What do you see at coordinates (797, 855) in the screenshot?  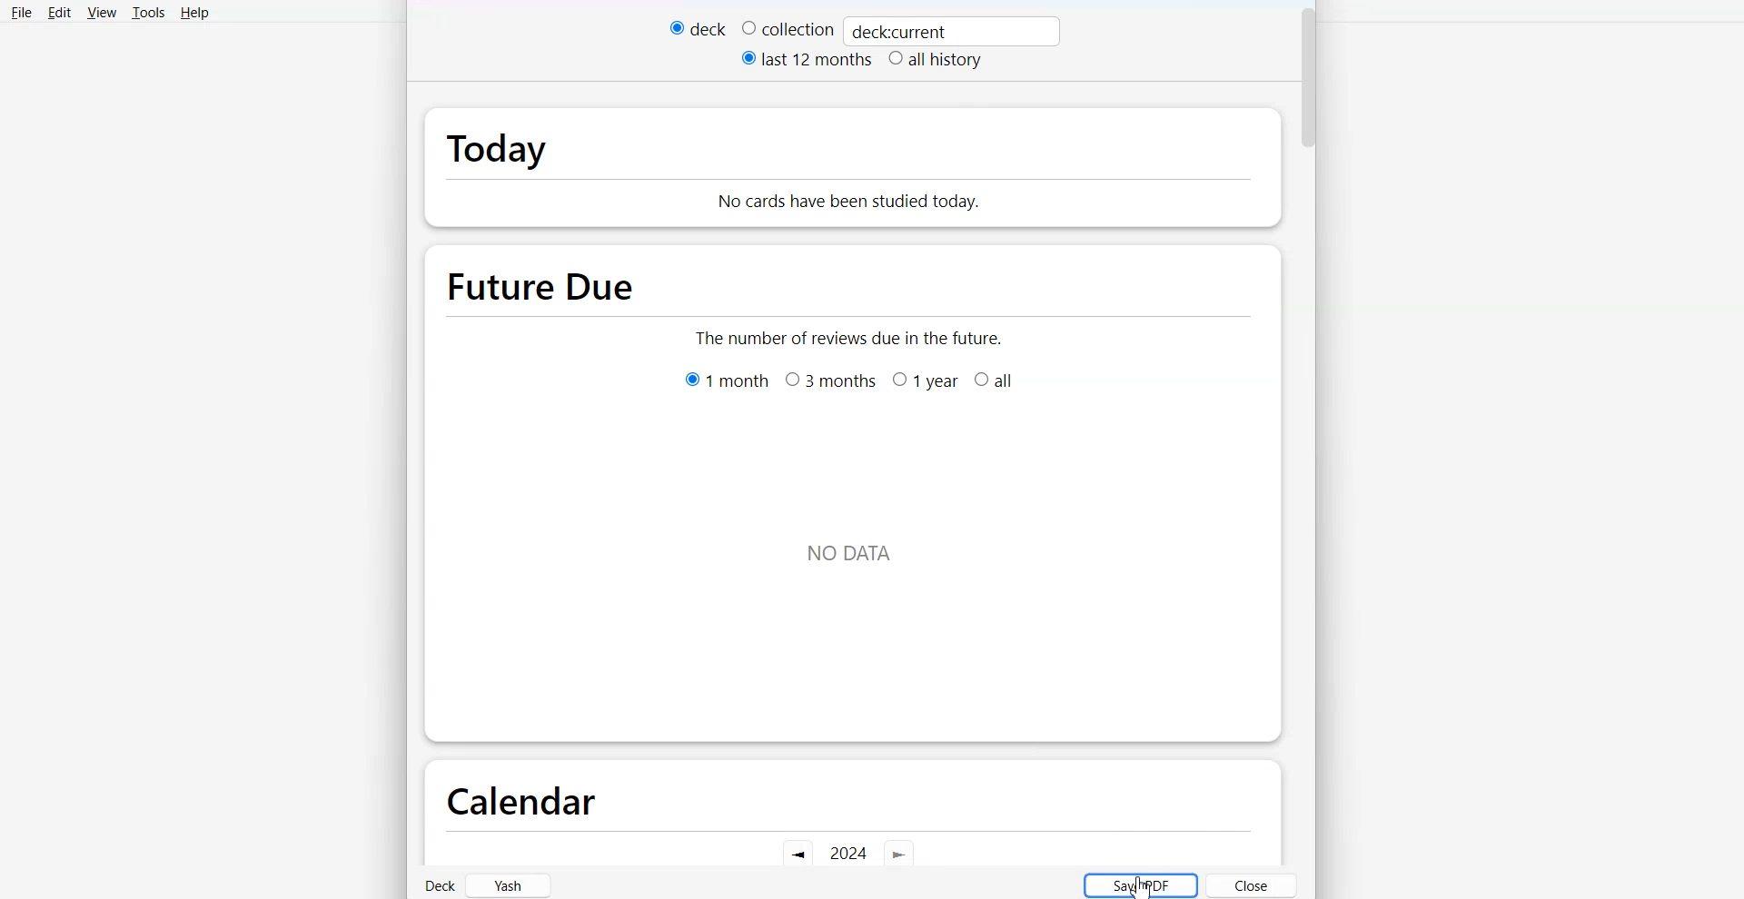 I see `Go Back` at bounding box center [797, 855].